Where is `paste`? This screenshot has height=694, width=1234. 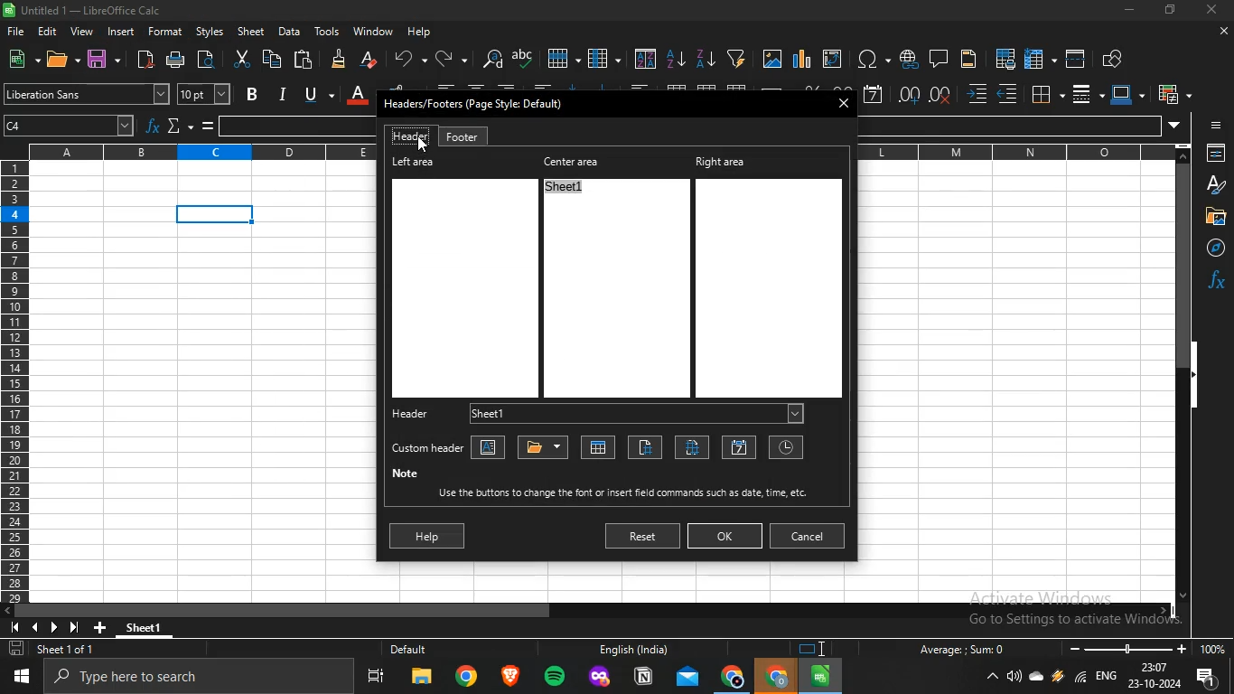 paste is located at coordinates (304, 58).